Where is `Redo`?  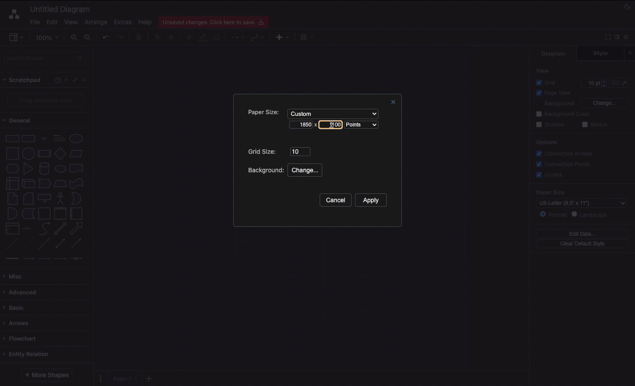 Redo is located at coordinates (120, 38).